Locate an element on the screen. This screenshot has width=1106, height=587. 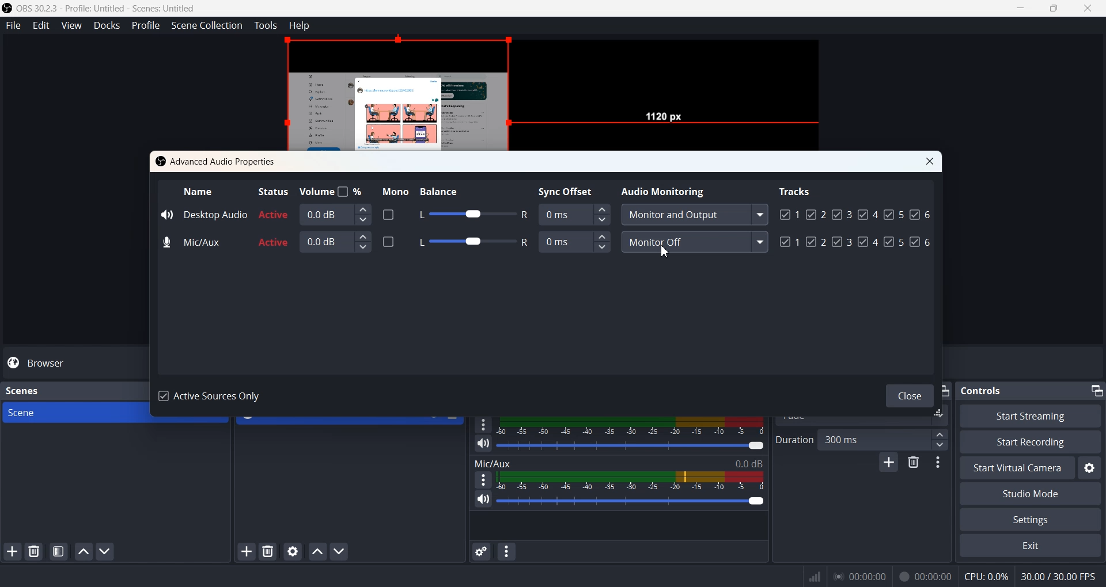
Browser is located at coordinates (74, 363).